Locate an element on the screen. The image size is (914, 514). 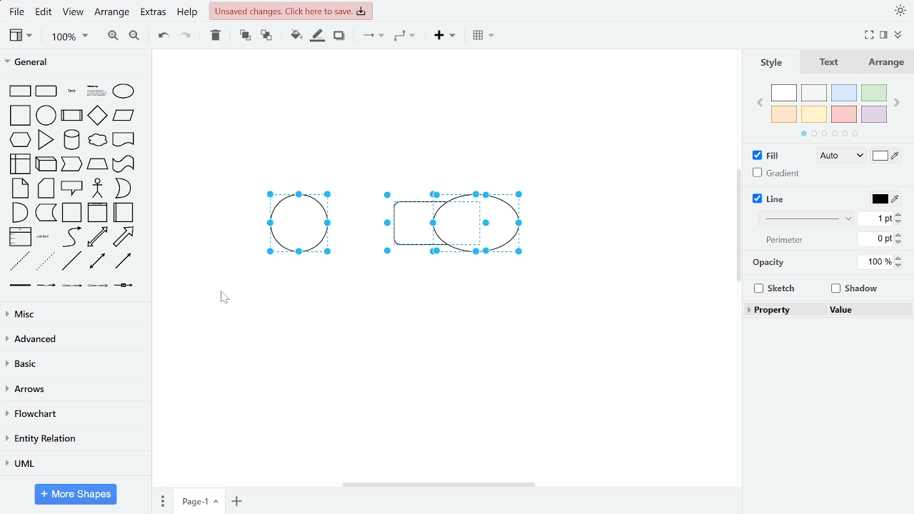
unsaved changes. Click here to save is located at coordinates (291, 11).